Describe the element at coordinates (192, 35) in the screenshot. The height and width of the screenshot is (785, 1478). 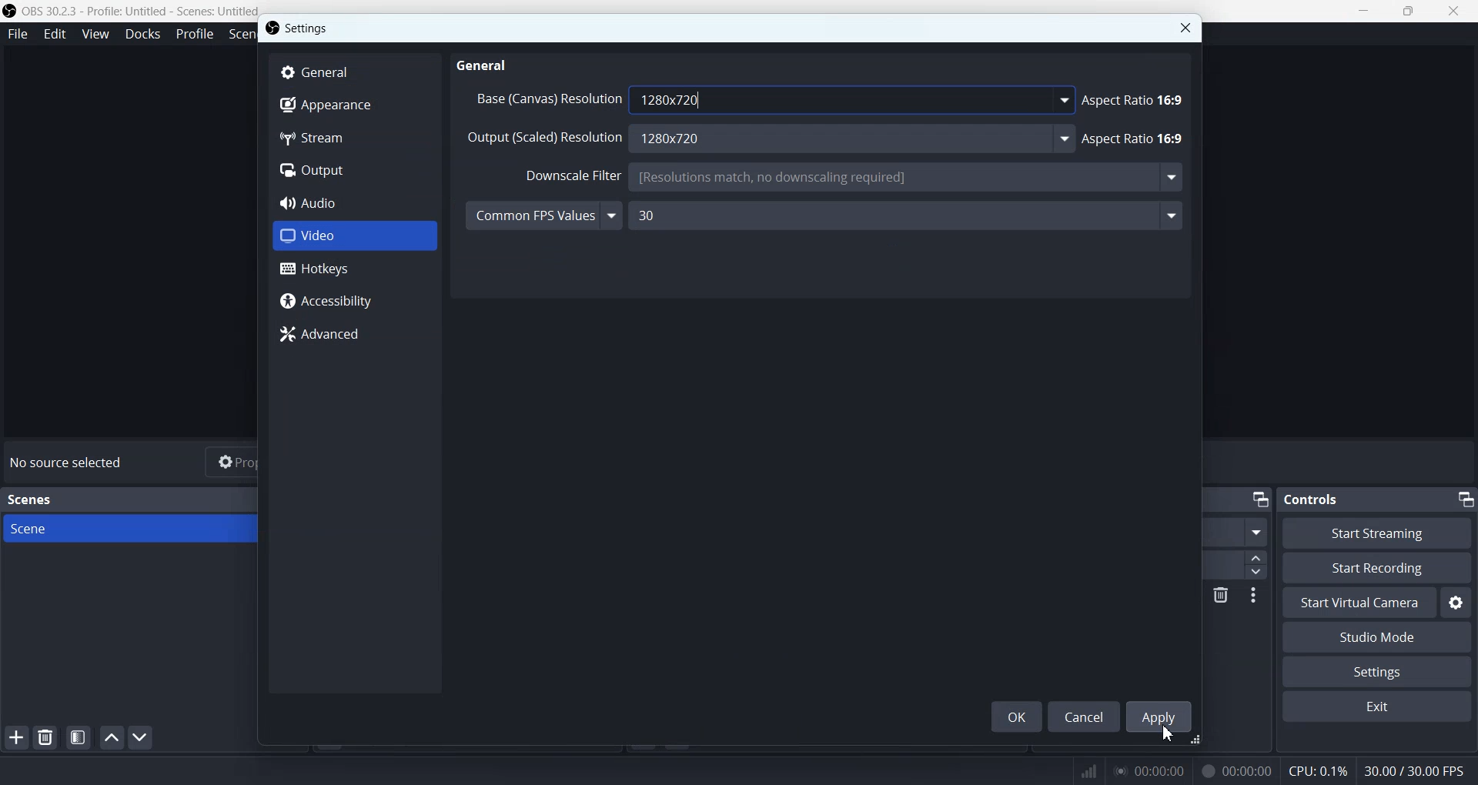
I see `Profile` at that location.